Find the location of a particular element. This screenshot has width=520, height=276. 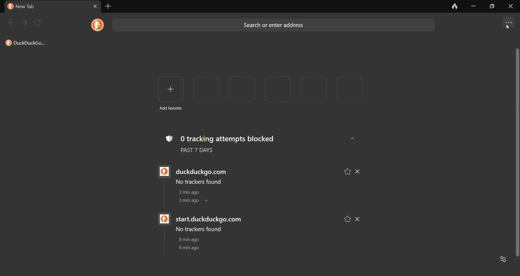

DuckDuckGo. is located at coordinates (27, 44).